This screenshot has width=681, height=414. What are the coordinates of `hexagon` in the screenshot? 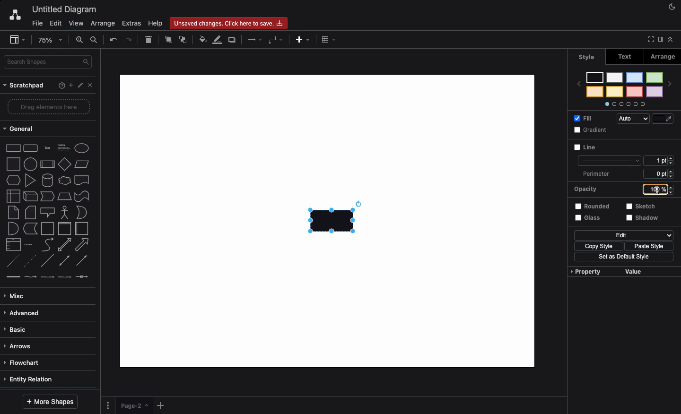 It's located at (12, 180).